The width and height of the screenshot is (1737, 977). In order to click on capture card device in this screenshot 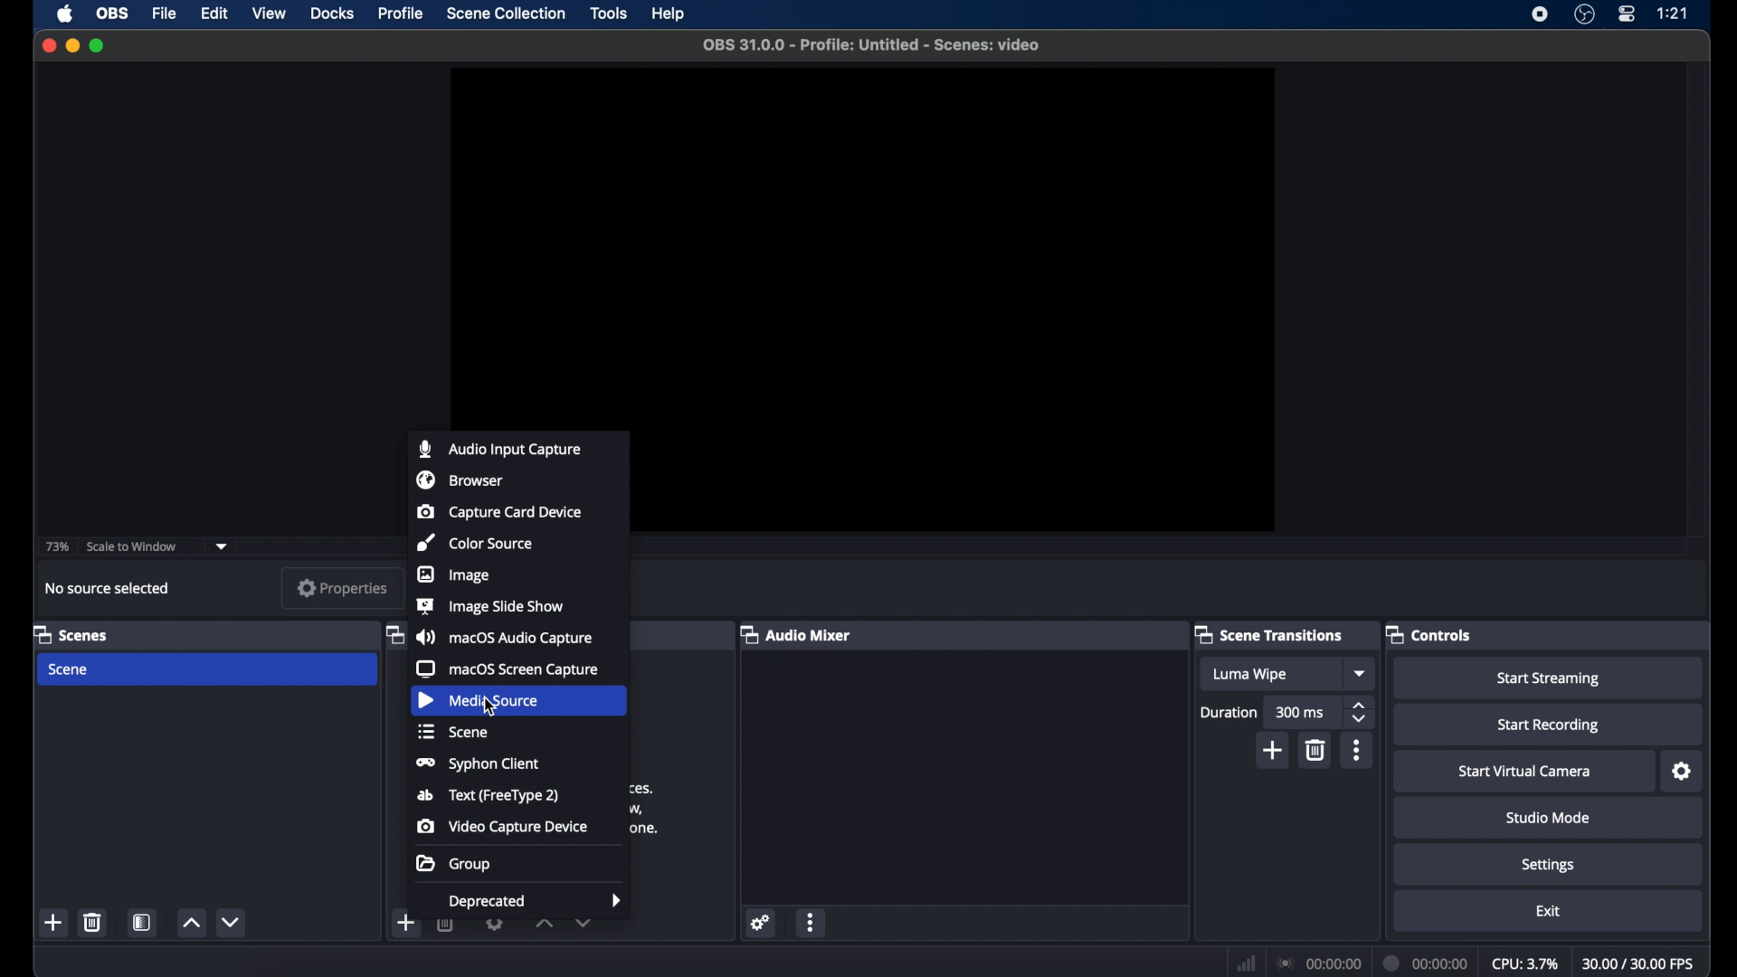, I will do `click(499, 512)`.